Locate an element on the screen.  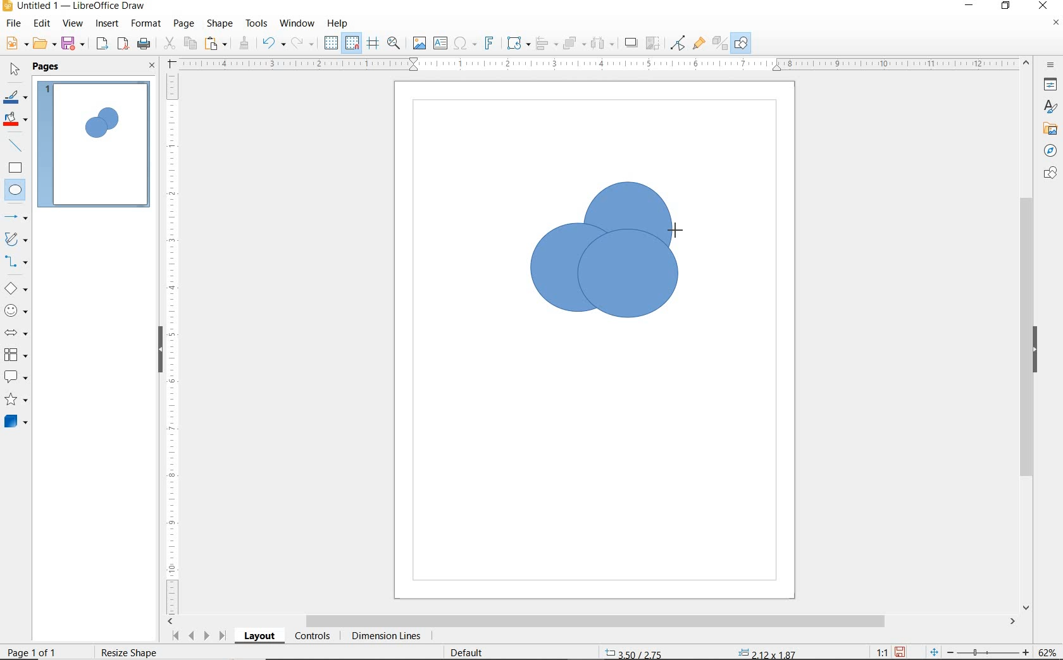
FILL COLOR is located at coordinates (16, 120).